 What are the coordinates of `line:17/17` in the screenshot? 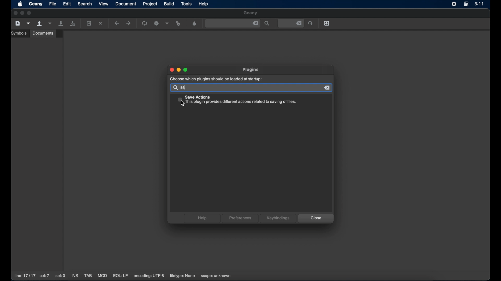 It's located at (24, 276).